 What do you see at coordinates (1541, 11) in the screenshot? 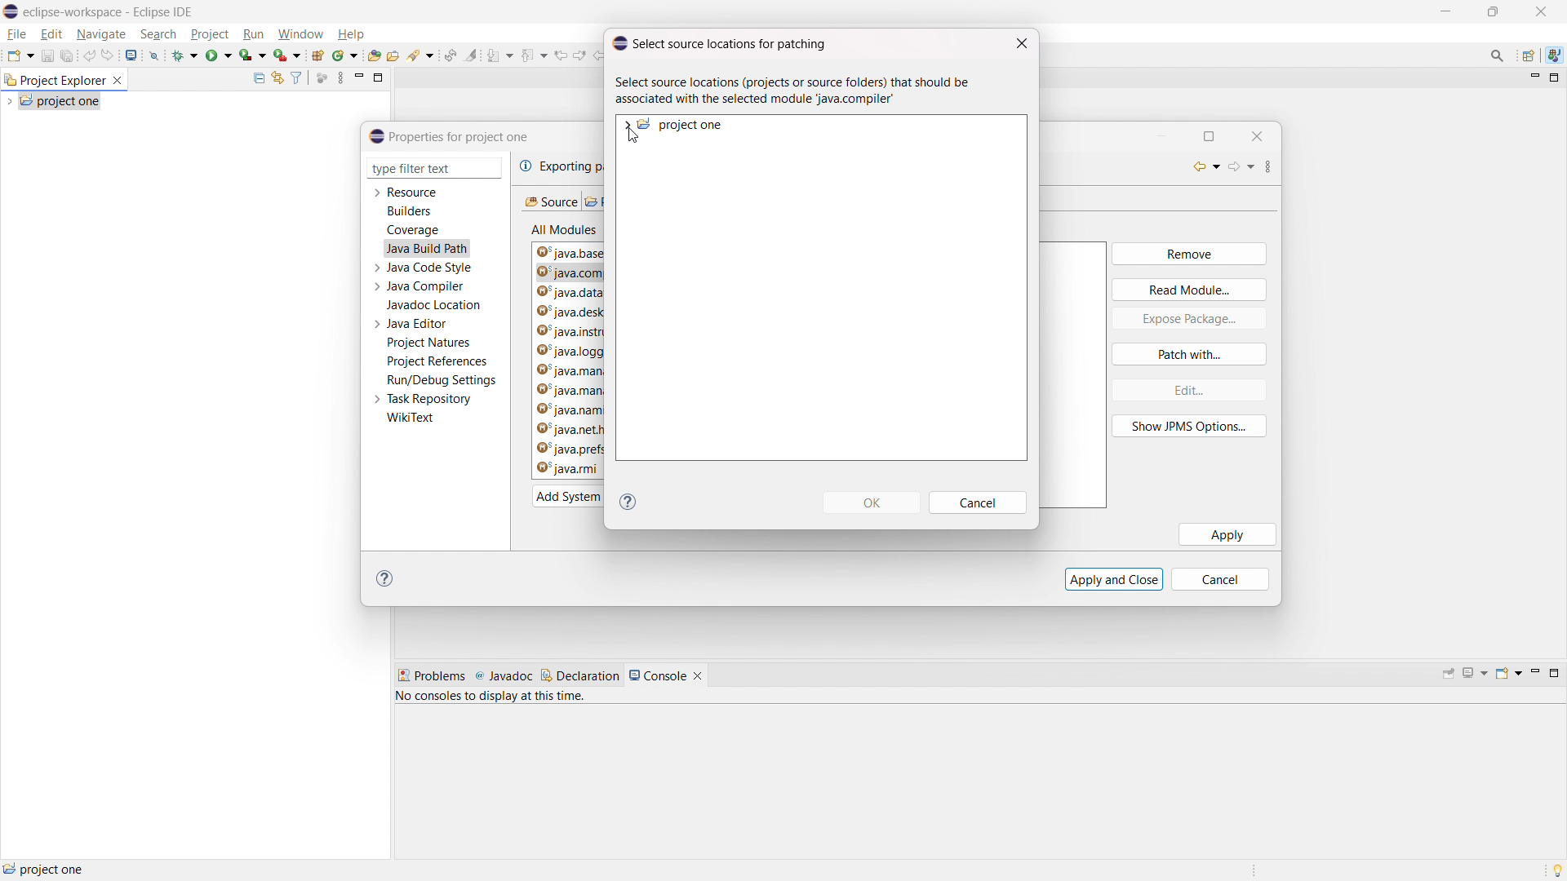
I see `close` at bounding box center [1541, 11].